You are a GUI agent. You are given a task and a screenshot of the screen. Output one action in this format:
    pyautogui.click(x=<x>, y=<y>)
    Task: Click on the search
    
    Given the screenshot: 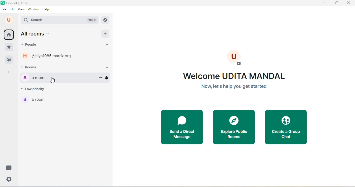 What is the action you would take?
    pyautogui.click(x=60, y=20)
    